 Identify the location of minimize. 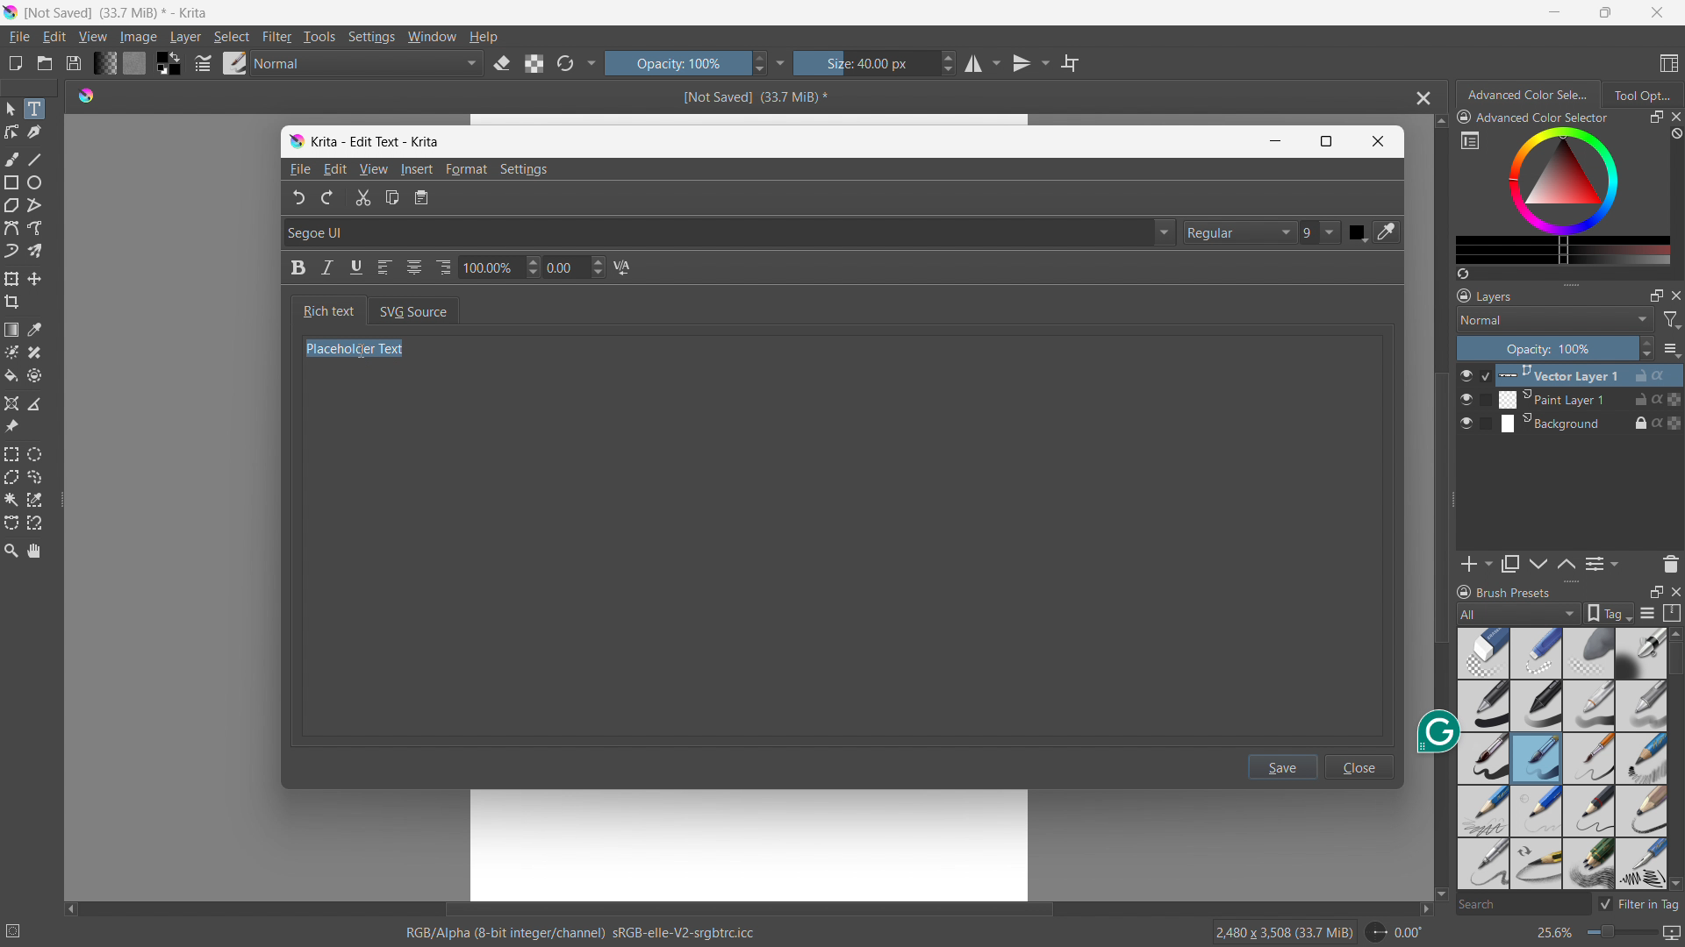
(1555, 11).